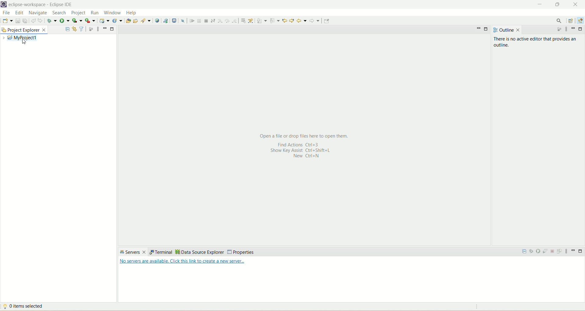  What do you see at coordinates (127, 21) in the screenshot?
I see `open type` at bounding box center [127, 21].